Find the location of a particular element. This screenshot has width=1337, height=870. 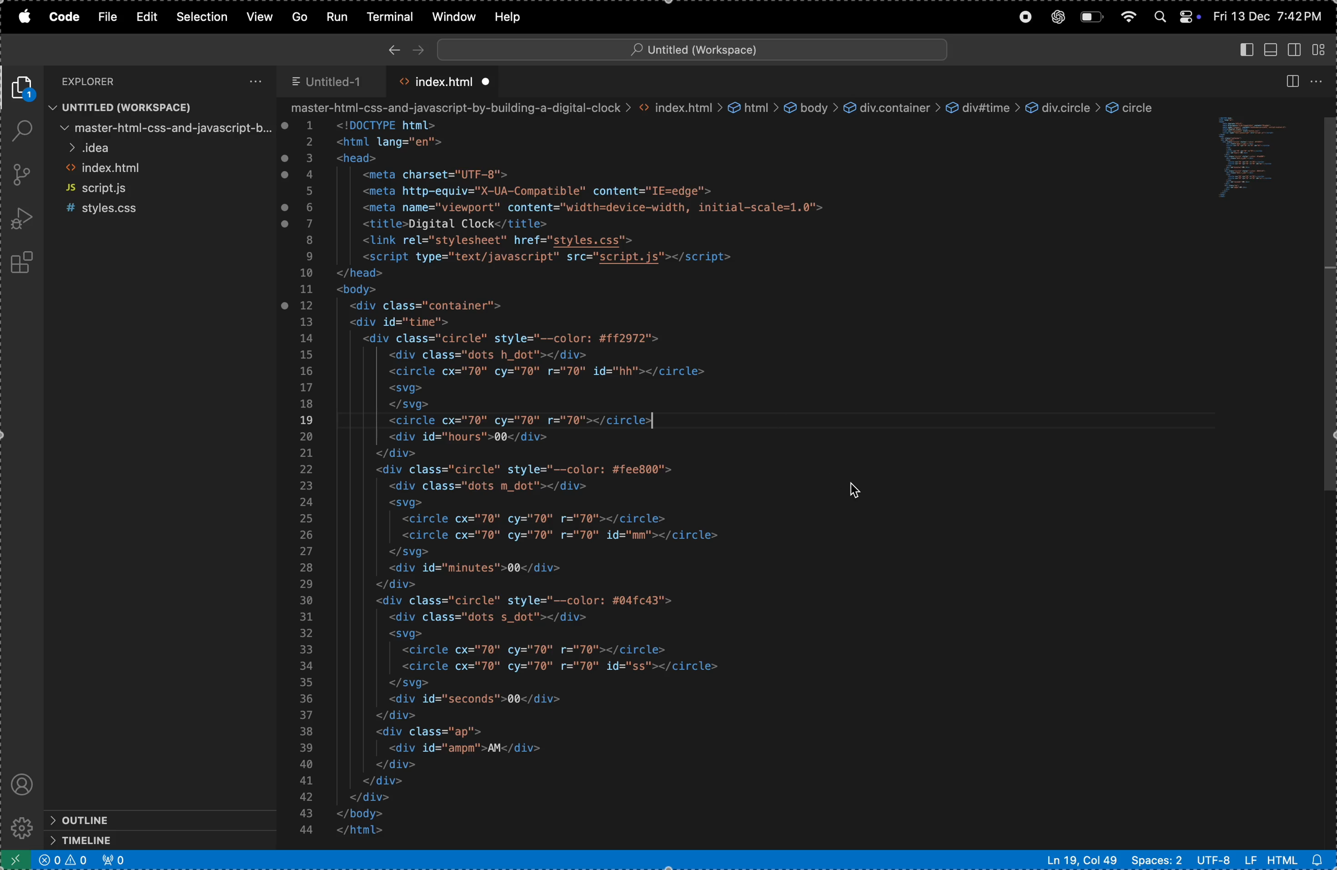

Line Number is located at coordinates (306, 477).